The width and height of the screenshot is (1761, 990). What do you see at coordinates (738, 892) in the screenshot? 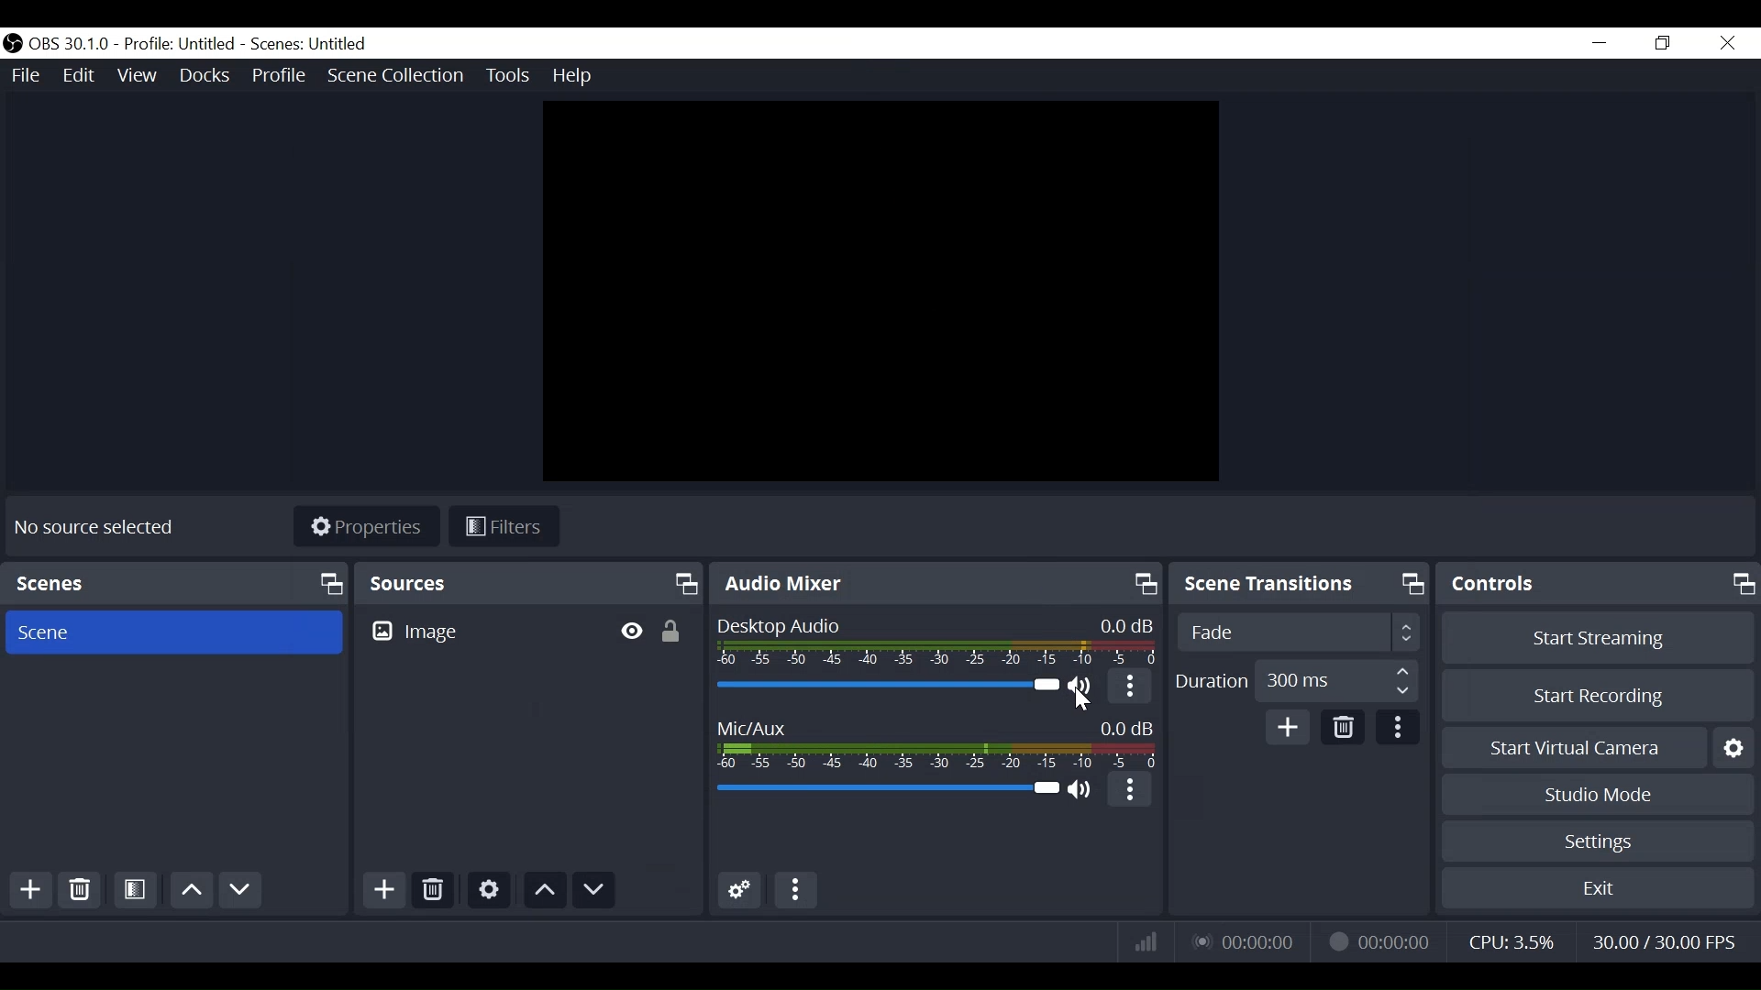
I see `Advanced Audio Settings` at bounding box center [738, 892].